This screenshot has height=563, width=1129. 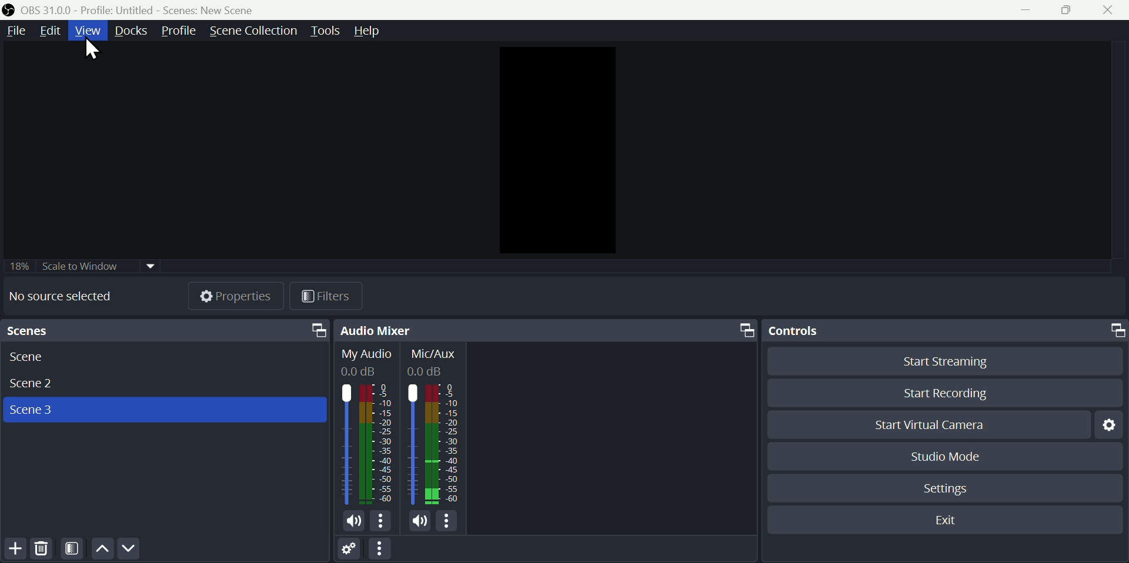 What do you see at coordinates (944, 363) in the screenshot?
I see `Start streaming` at bounding box center [944, 363].